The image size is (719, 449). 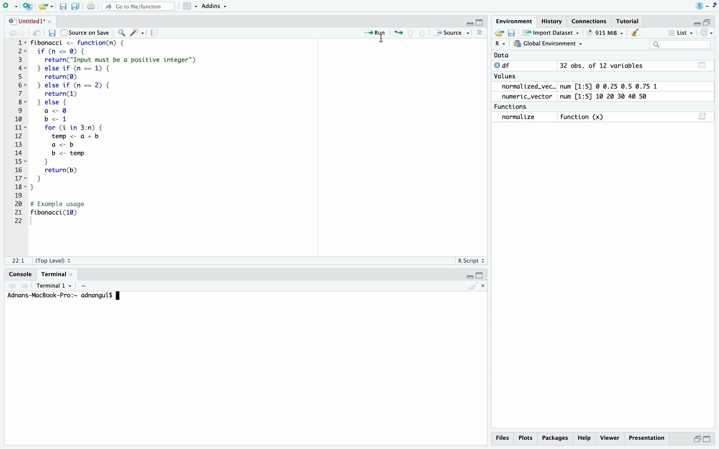 What do you see at coordinates (27, 287) in the screenshot?
I see `show next terminal` at bounding box center [27, 287].